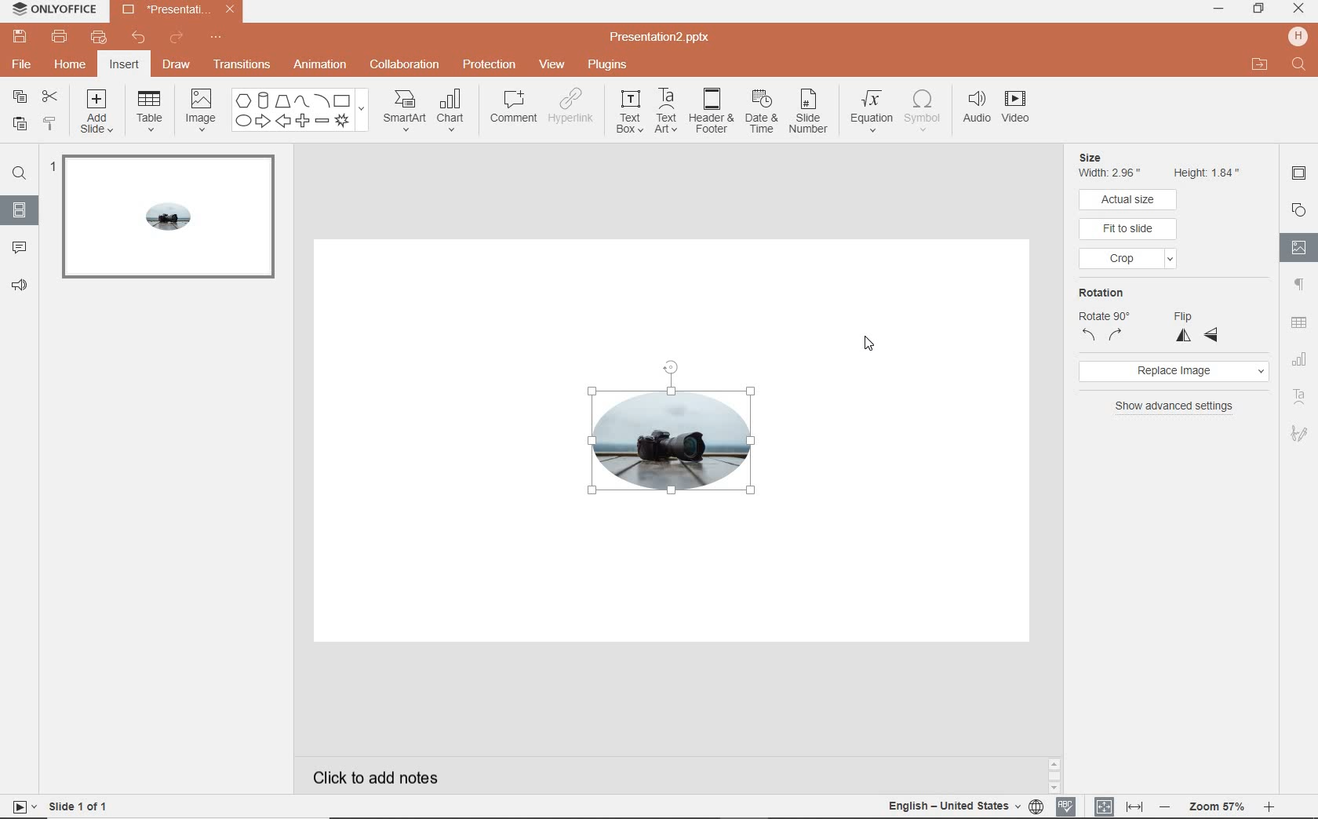 This screenshot has height=819, width=1318. I want to click on videos, so click(1015, 109).